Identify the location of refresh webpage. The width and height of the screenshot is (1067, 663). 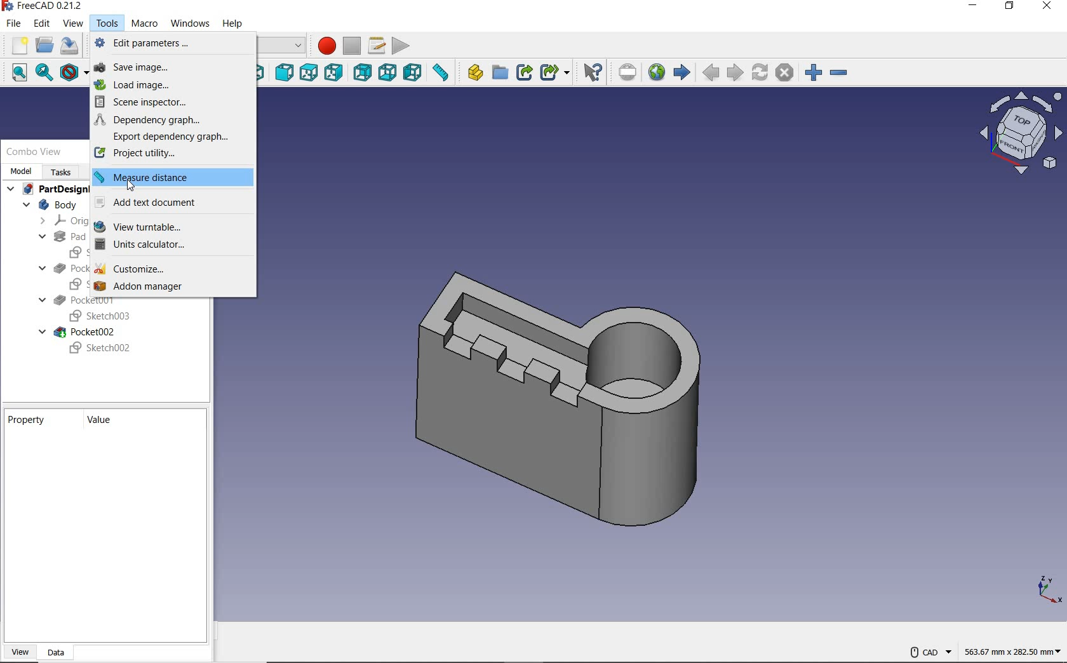
(759, 72).